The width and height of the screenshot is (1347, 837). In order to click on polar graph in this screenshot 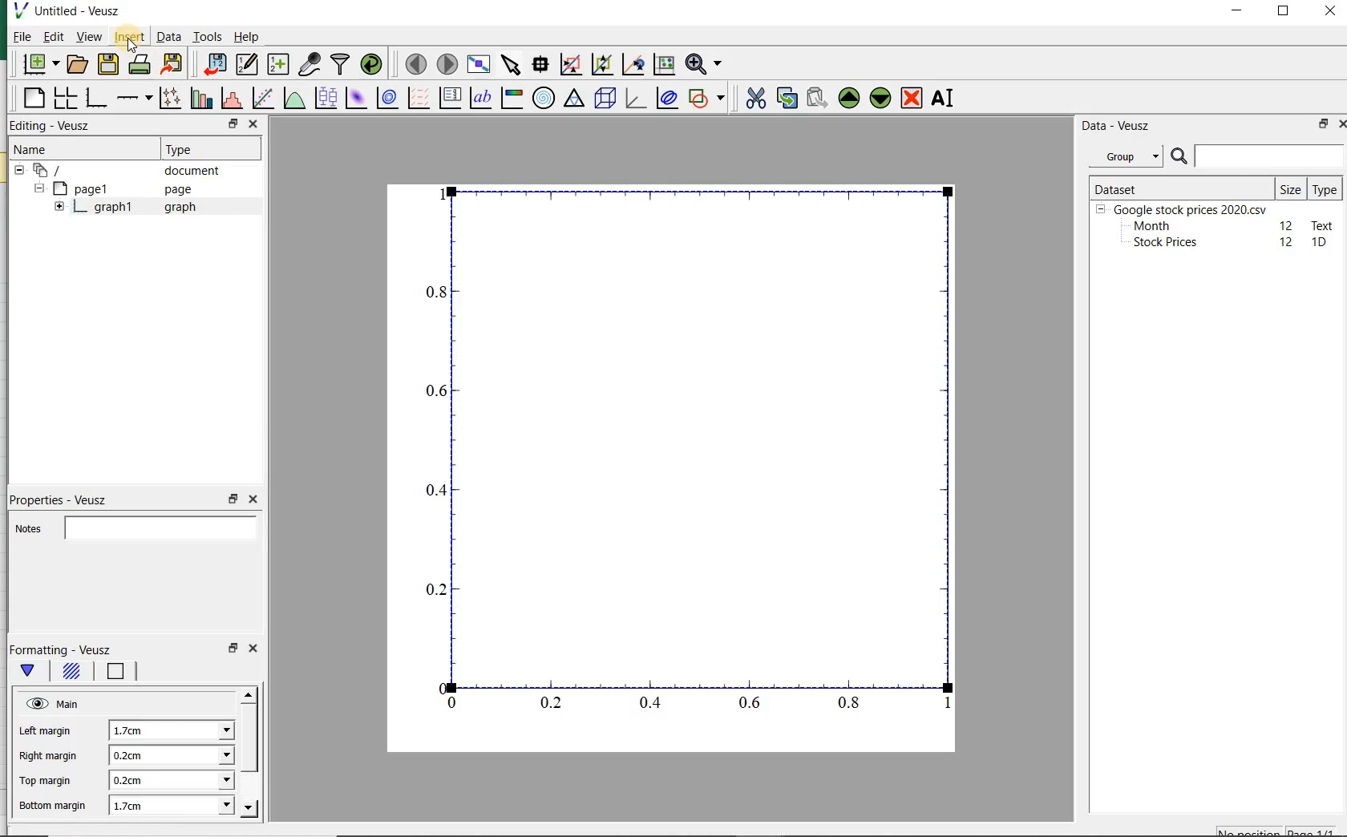, I will do `click(543, 97)`.